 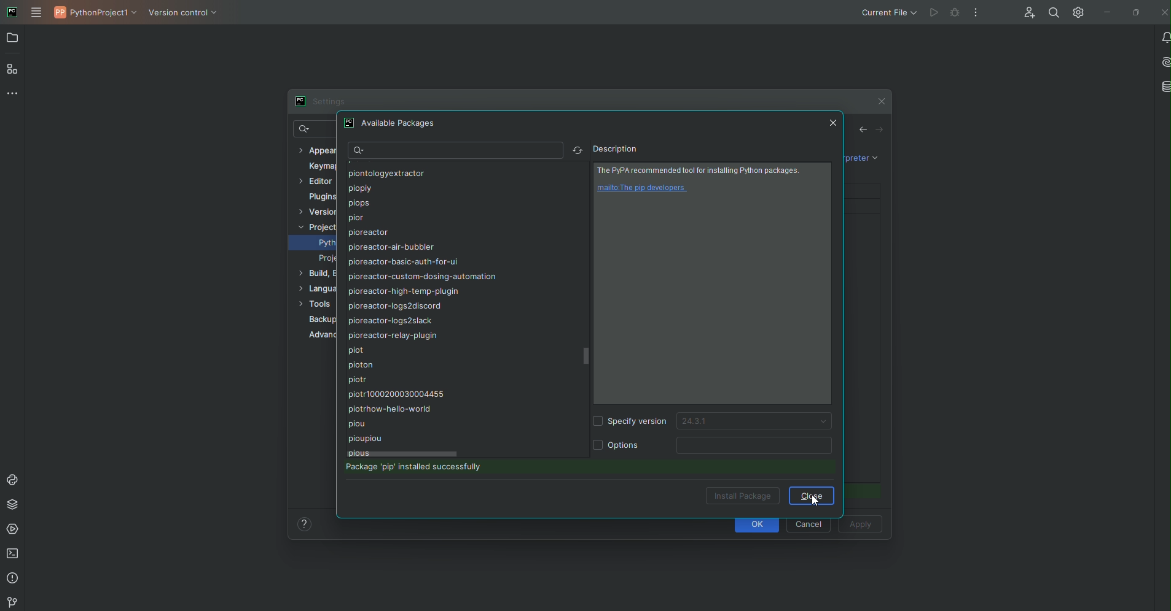 What do you see at coordinates (974, 14) in the screenshot?
I see `More Options` at bounding box center [974, 14].